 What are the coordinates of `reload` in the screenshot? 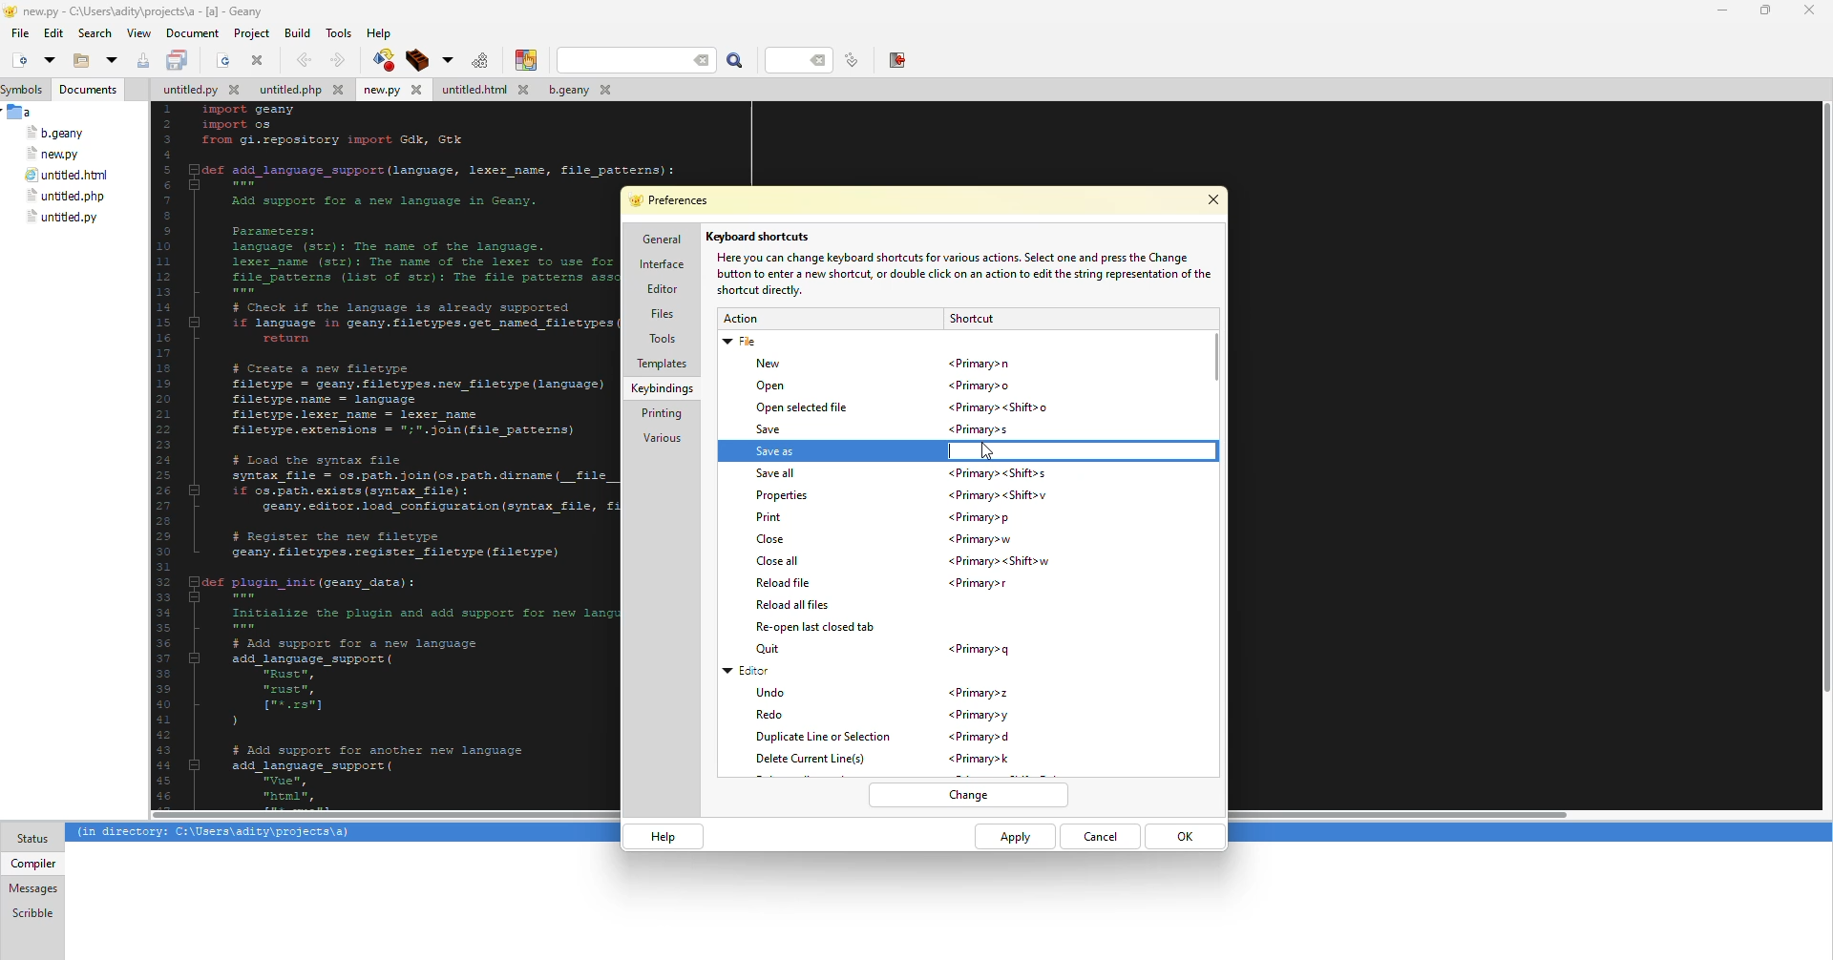 It's located at (783, 583).